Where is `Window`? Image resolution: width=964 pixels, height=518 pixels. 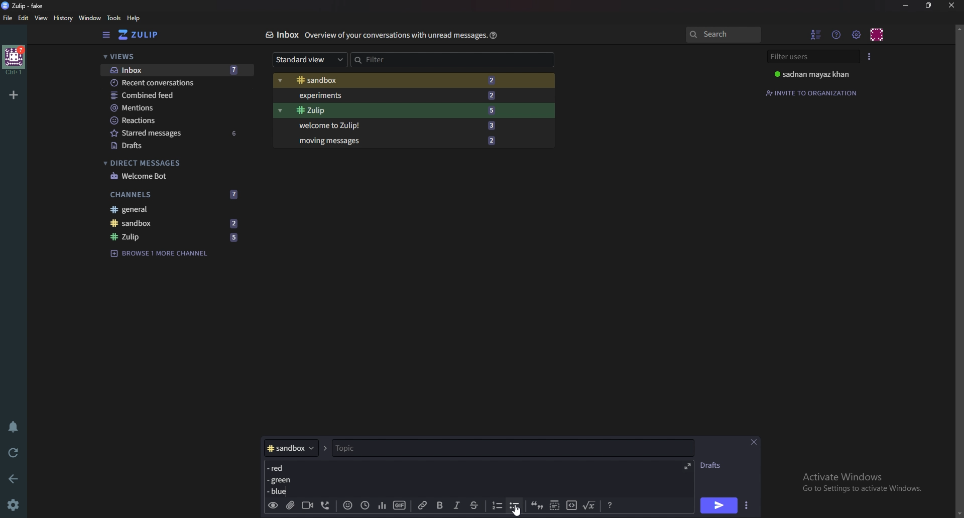 Window is located at coordinates (91, 18).